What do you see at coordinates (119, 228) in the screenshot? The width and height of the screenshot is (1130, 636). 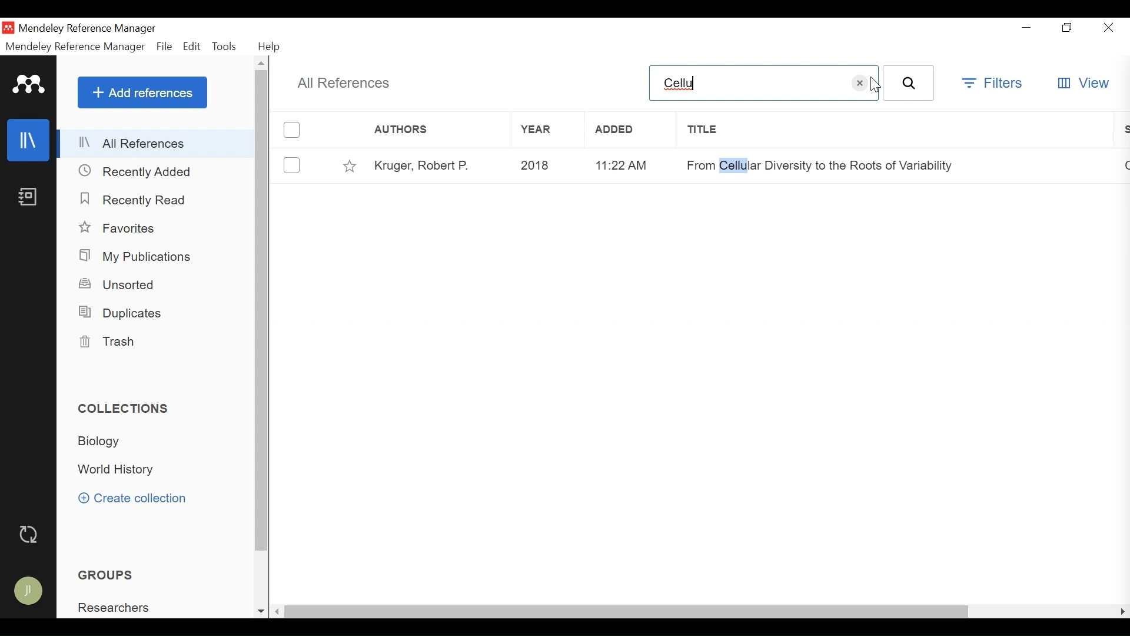 I see `Favorites` at bounding box center [119, 228].